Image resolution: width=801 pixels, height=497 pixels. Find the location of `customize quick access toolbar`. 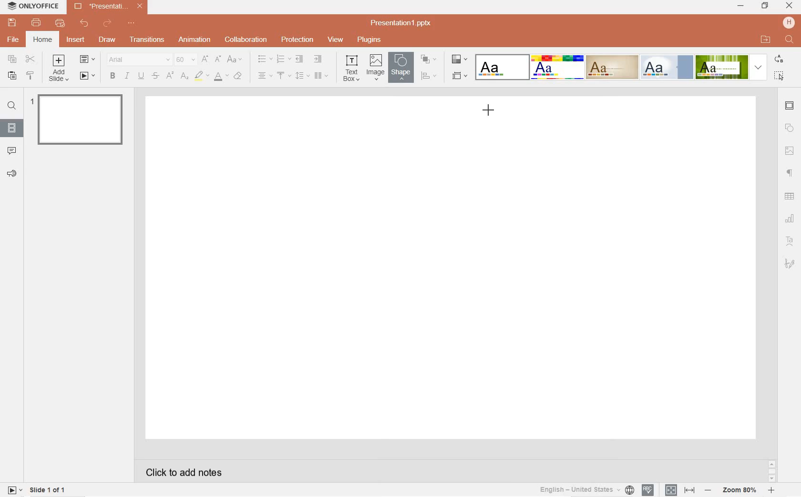

customize quick access toolbar is located at coordinates (133, 24).